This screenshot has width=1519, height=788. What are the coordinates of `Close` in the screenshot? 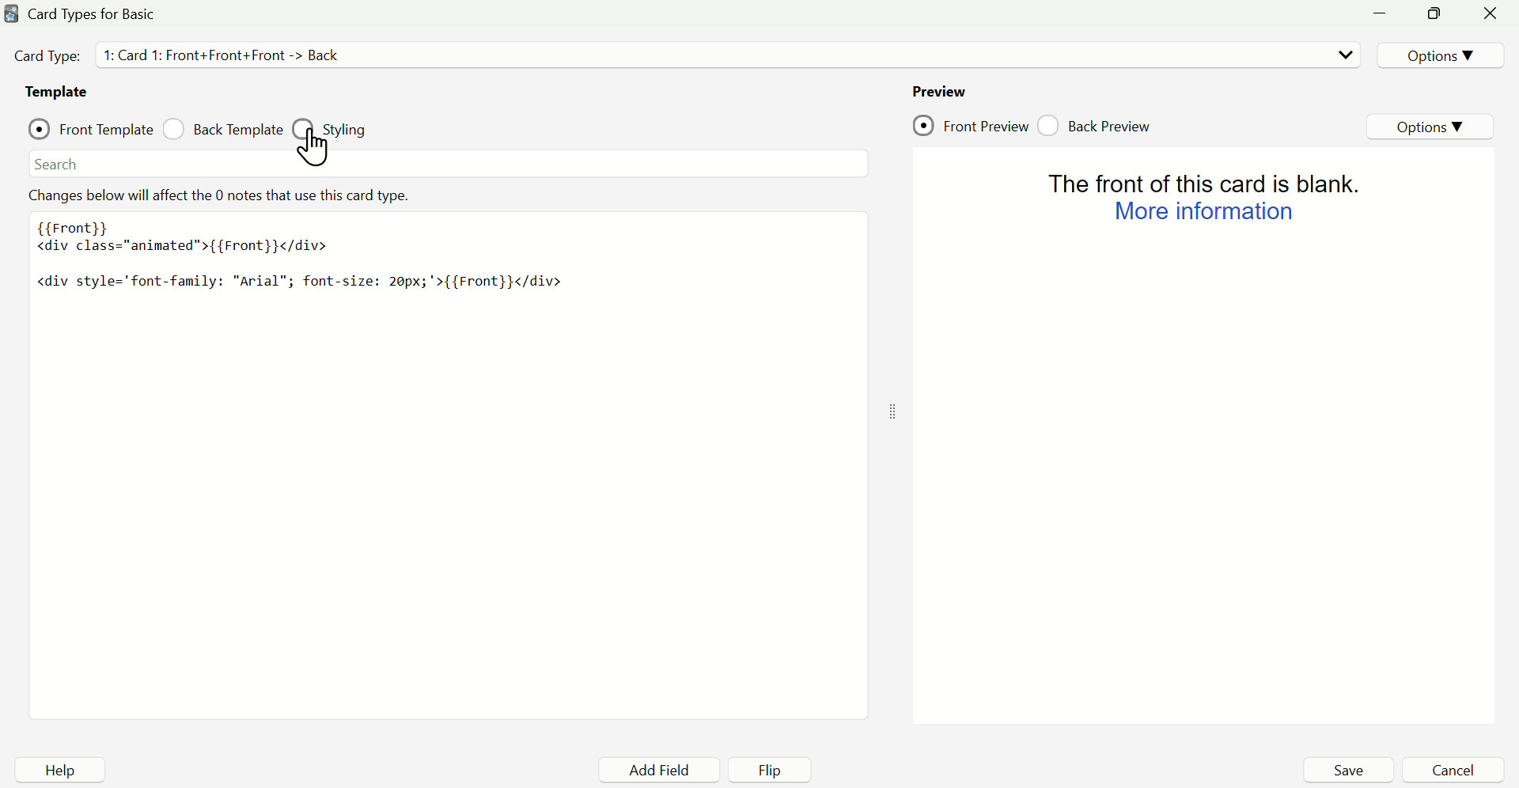 It's located at (1491, 17).